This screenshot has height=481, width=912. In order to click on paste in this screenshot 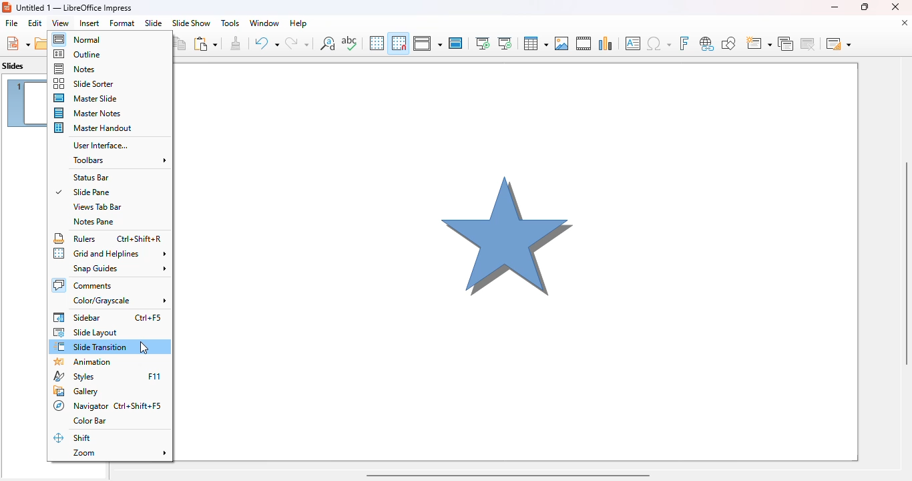, I will do `click(205, 43)`.